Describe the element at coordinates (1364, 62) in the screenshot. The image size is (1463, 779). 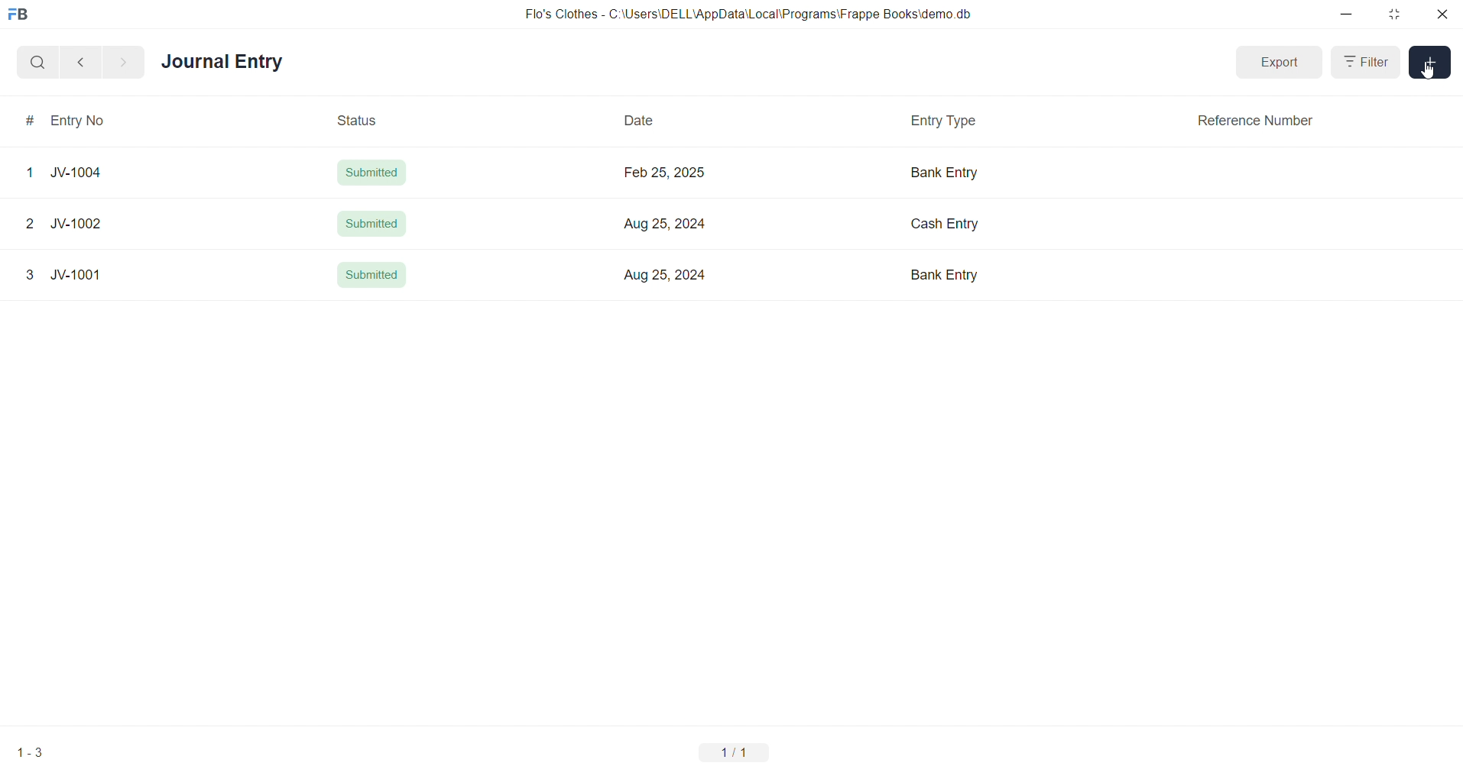
I see `Filter` at that location.